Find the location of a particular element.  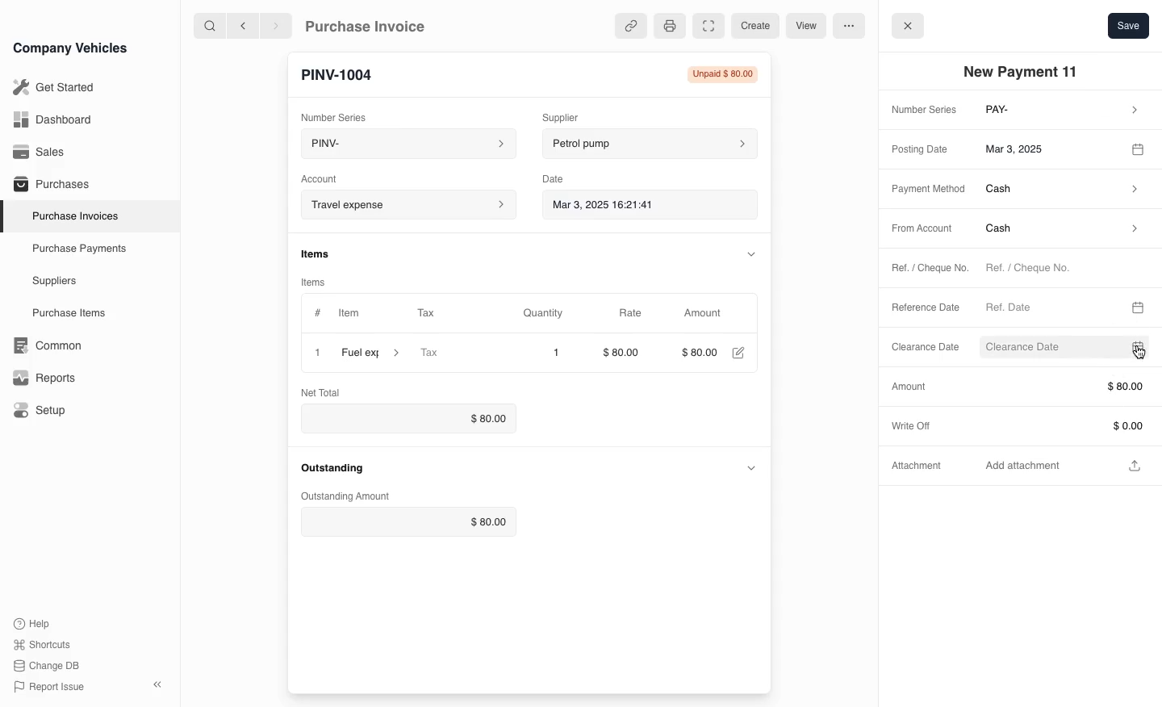

Purchase Invoice is located at coordinates (376, 25).